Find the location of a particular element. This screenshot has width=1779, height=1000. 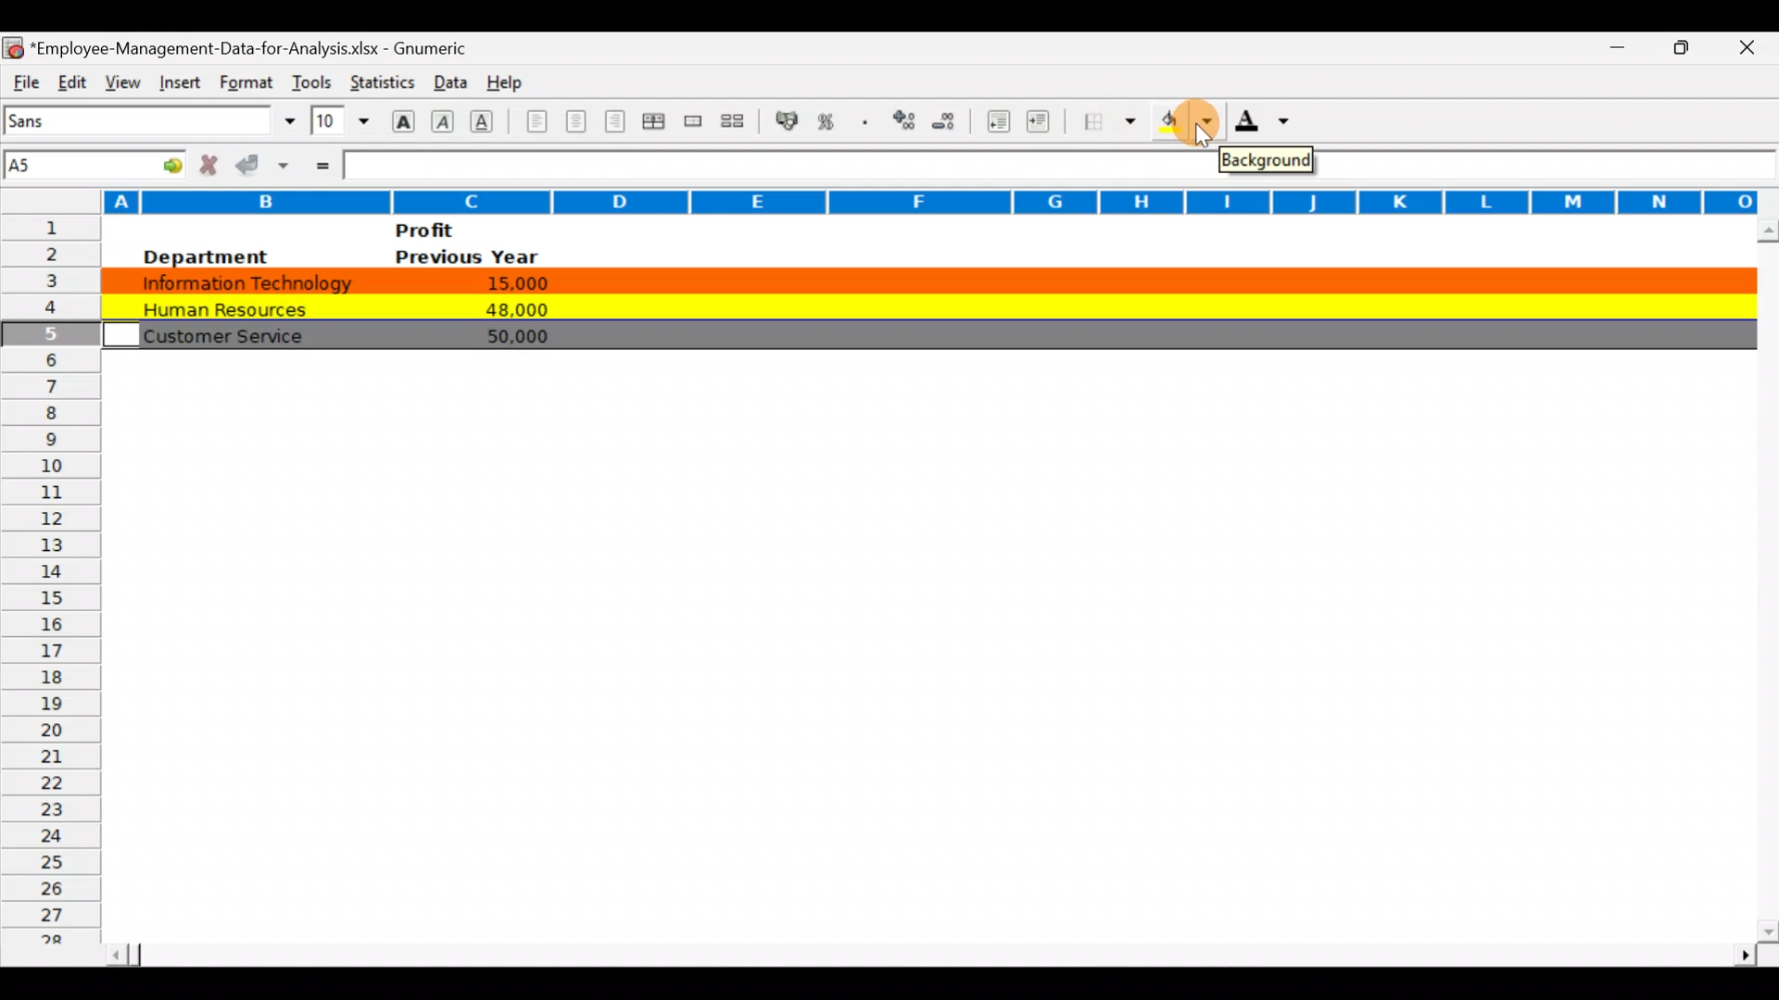

Format selection as percentage is located at coordinates (832, 121).